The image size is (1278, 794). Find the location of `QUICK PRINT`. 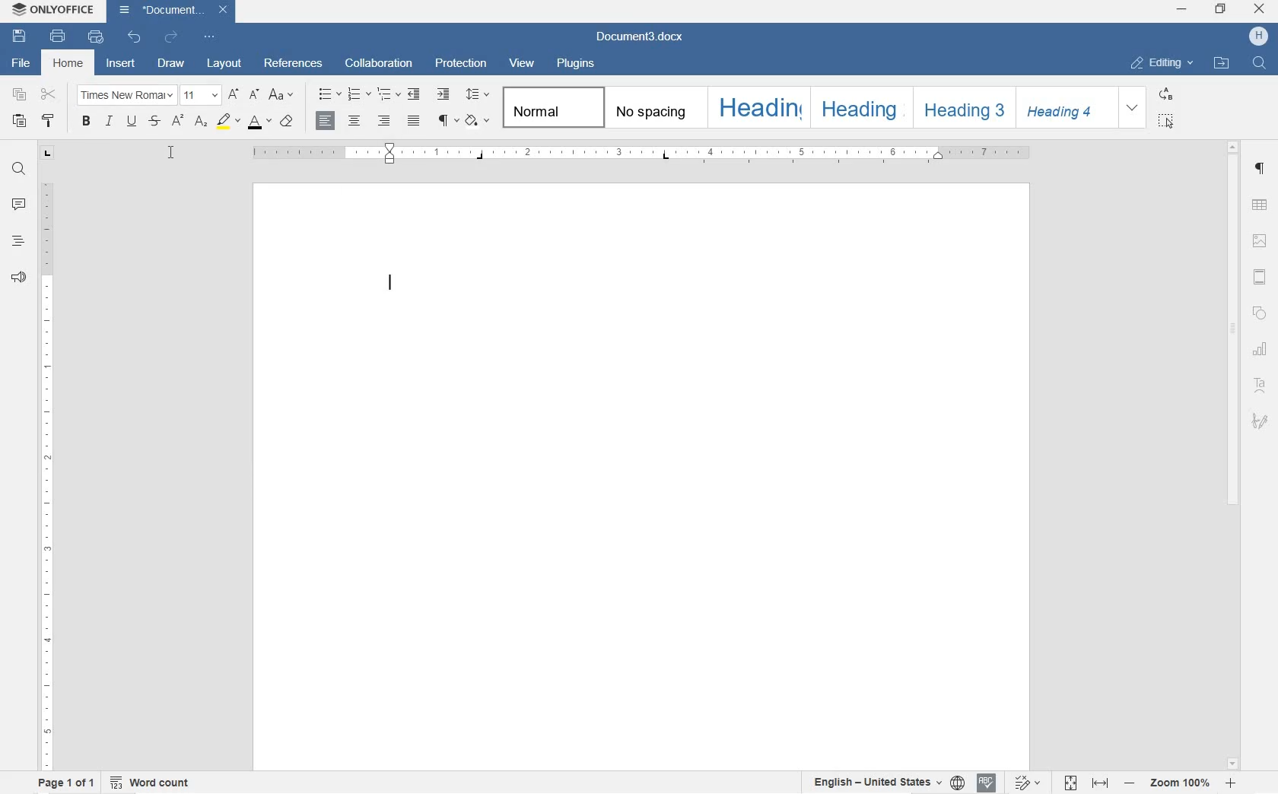

QUICK PRINT is located at coordinates (94, 37).